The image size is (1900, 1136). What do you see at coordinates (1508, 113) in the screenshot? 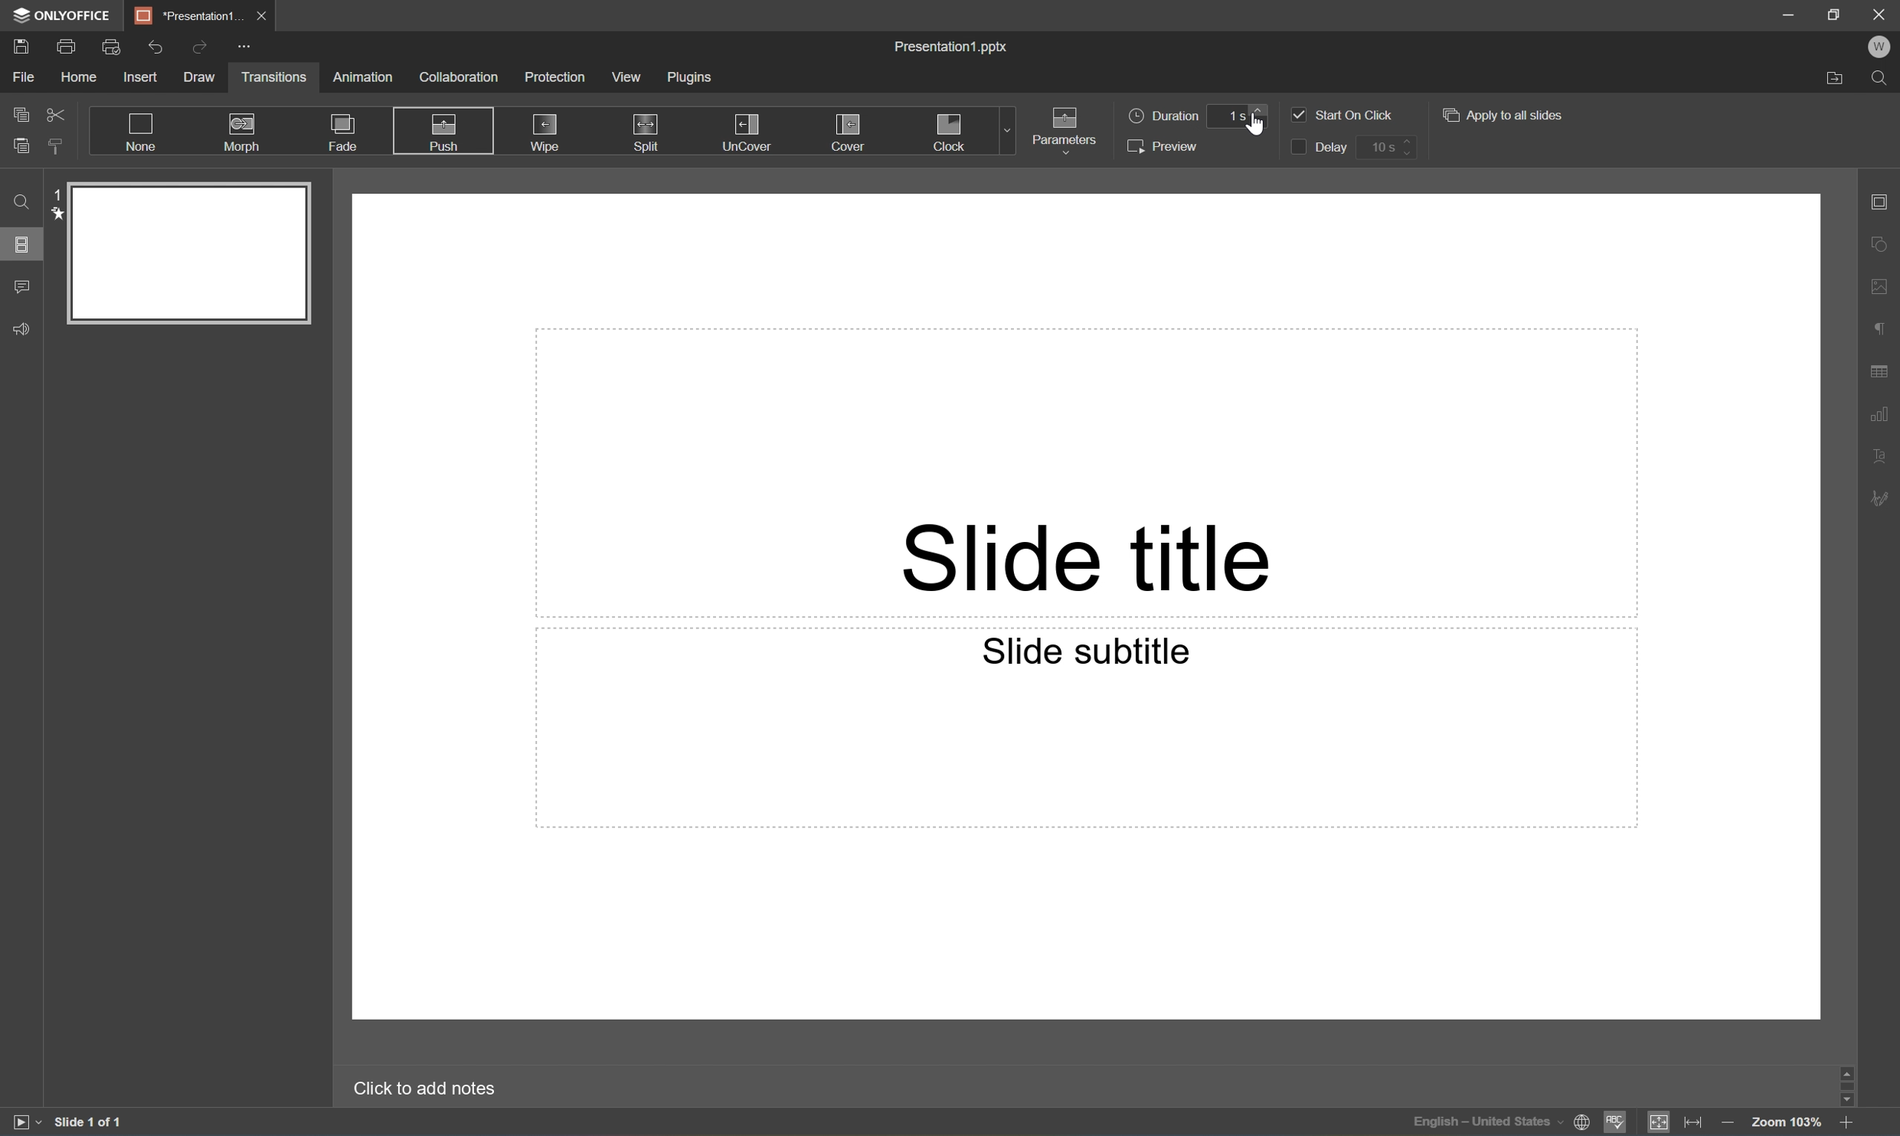
I see `Apply to all slides` at bounding box center [1508, 113].